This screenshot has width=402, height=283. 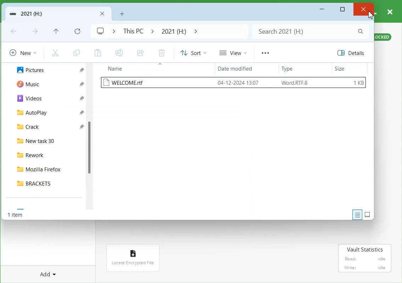 I want to click on Read: idle, so click(x=364, y=259).